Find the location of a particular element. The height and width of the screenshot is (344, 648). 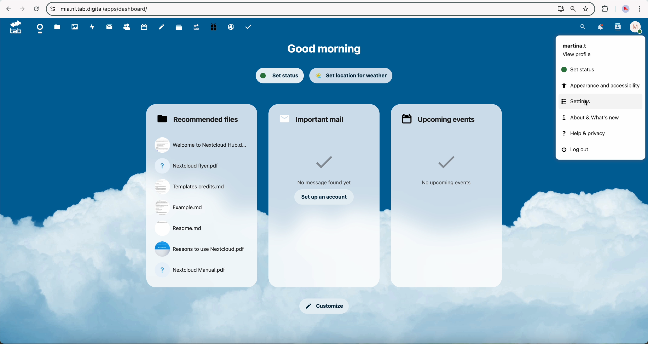

set status is located at coordinates (279, 76).